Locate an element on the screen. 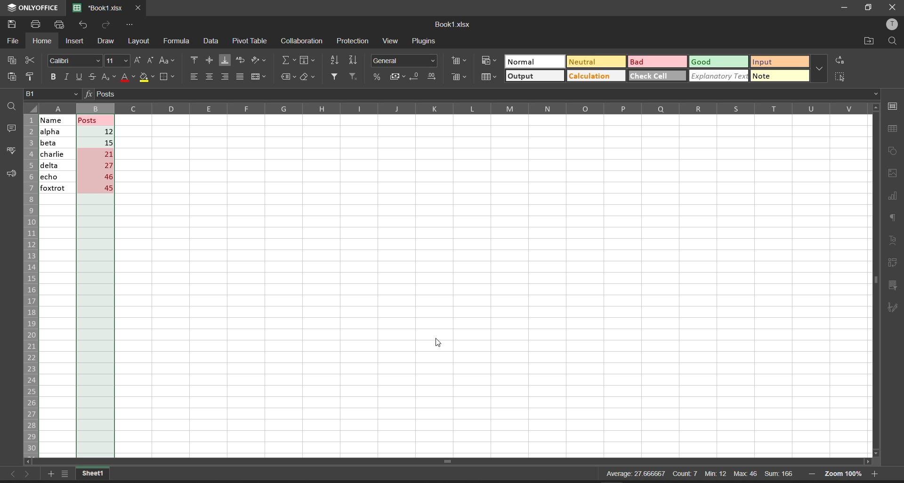 The width and height of the screenshot is (904, 483). number format is located at coordinates (405, 60).